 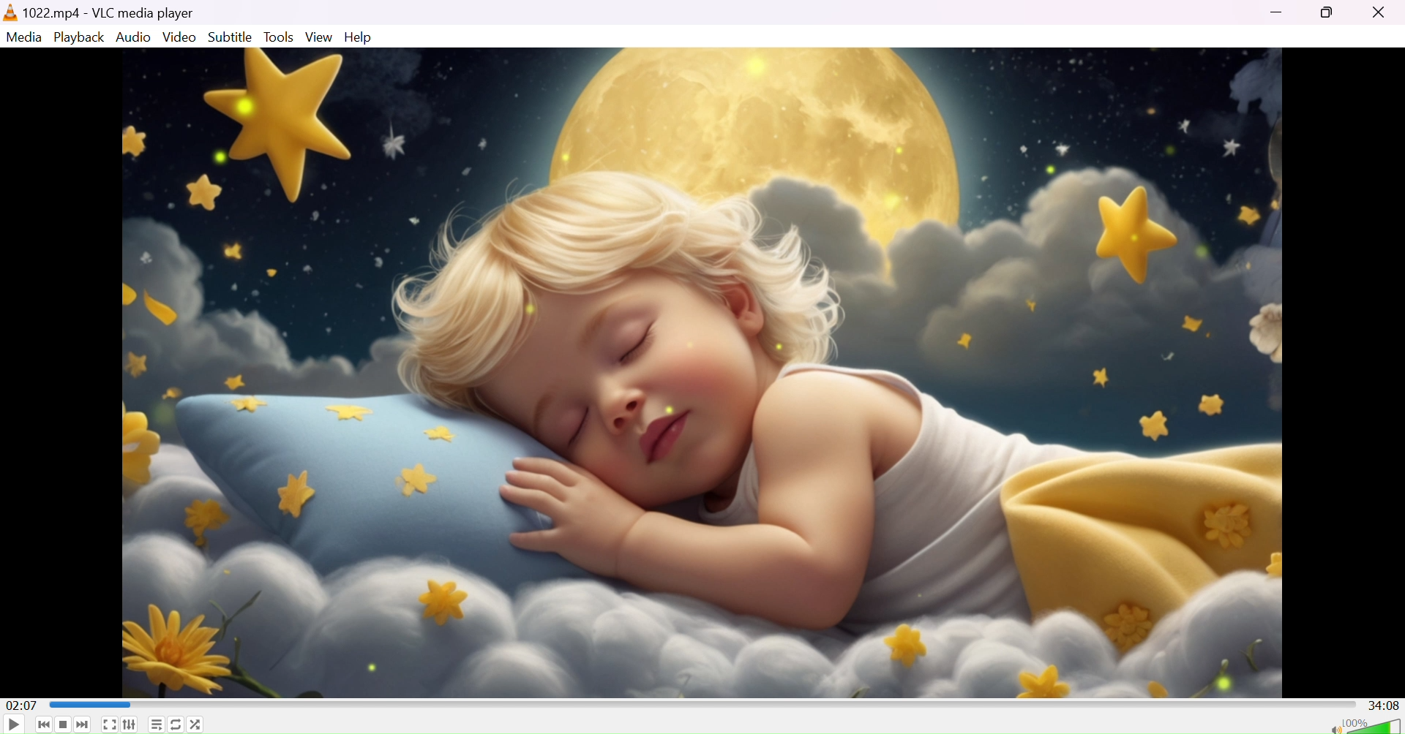 What do you see at coordinates (44, 724) in the screenshot?
I see `Previous media in the playlist, skip backward when held` at bounding box center [44, 724].